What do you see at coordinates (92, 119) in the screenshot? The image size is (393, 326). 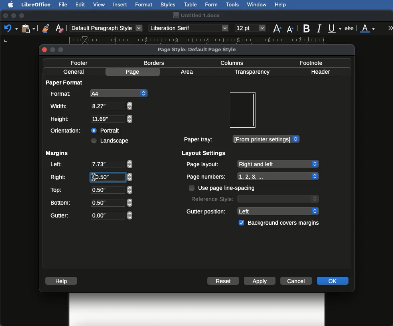 I see `Height` at bounding box center [92, 119].